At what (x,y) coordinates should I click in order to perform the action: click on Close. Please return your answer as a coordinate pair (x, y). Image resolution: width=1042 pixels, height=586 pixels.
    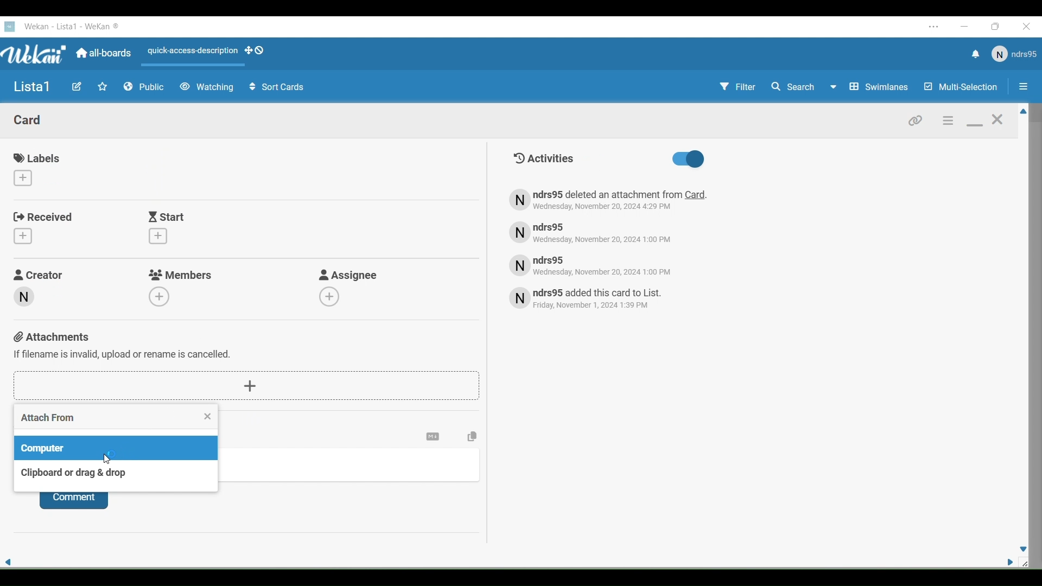
    Looking at the image, I should click on (997, 123).